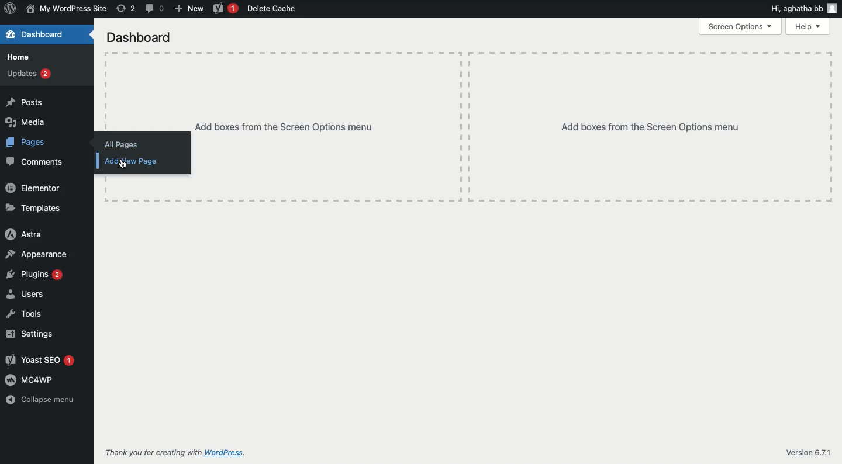 The image size is (842, 464). What do you see at coordinates (470, 202) in the screenshot?
I see `Table line` at bounding box center [470, 202].